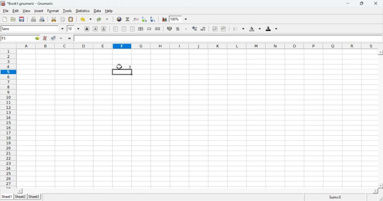 The height and width of the screenshot is (201, 383). Describe the element at coordinates (39, 11) in the screenshot. I see `Insert` at that location.